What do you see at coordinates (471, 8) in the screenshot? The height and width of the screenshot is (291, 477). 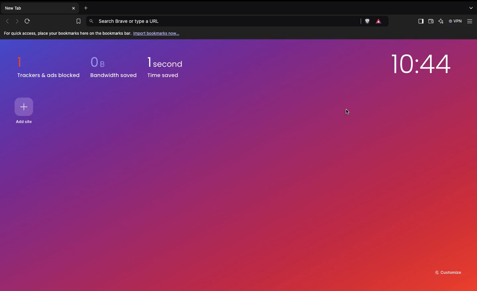 I see `Search tabs` at bounding box center [471, 8].